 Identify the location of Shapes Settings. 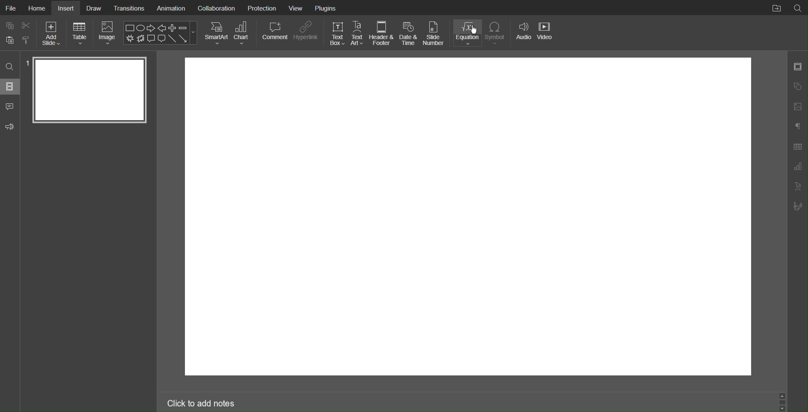
(797, 87).